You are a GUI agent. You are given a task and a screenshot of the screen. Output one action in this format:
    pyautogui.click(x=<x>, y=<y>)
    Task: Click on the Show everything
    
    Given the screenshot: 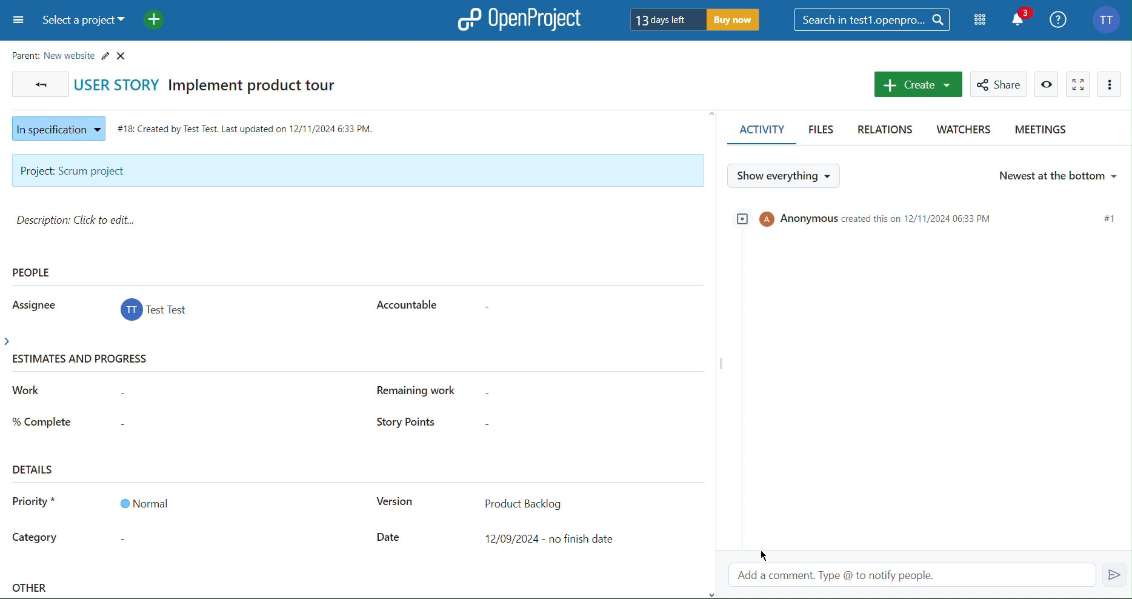 What is the action you would take?
    pyautogui.click(x=785, y=175)
    